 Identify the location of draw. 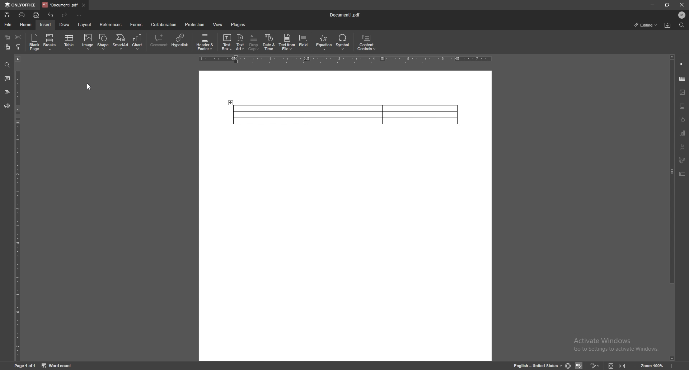
(65, 25).